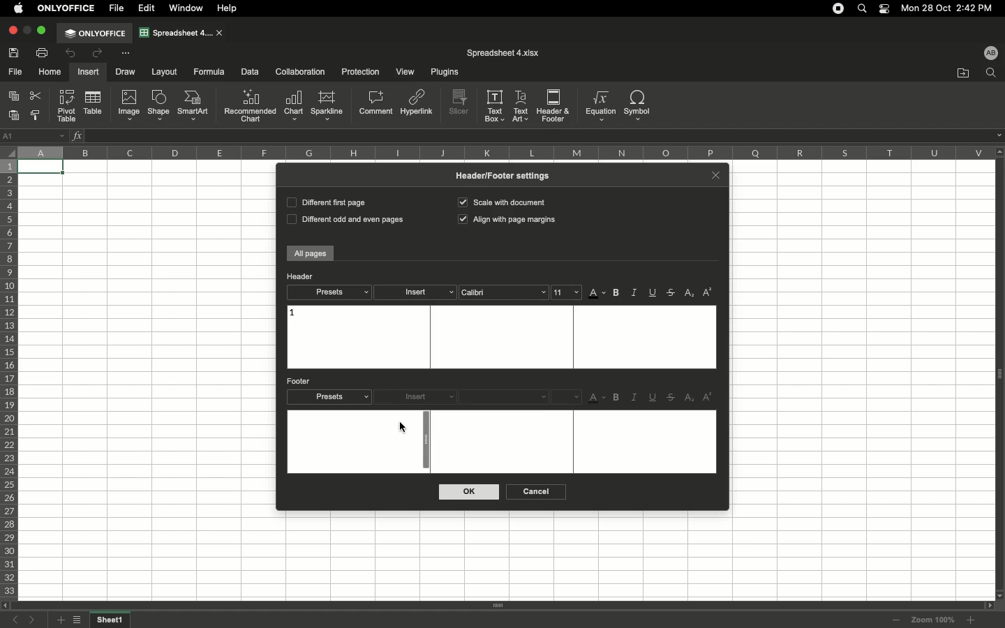 This screenshot has width=1005, height=628. What do you see at coordinates (498, 606) in the screenshot?
I see `Scroll` at bounding box center [498, 606].